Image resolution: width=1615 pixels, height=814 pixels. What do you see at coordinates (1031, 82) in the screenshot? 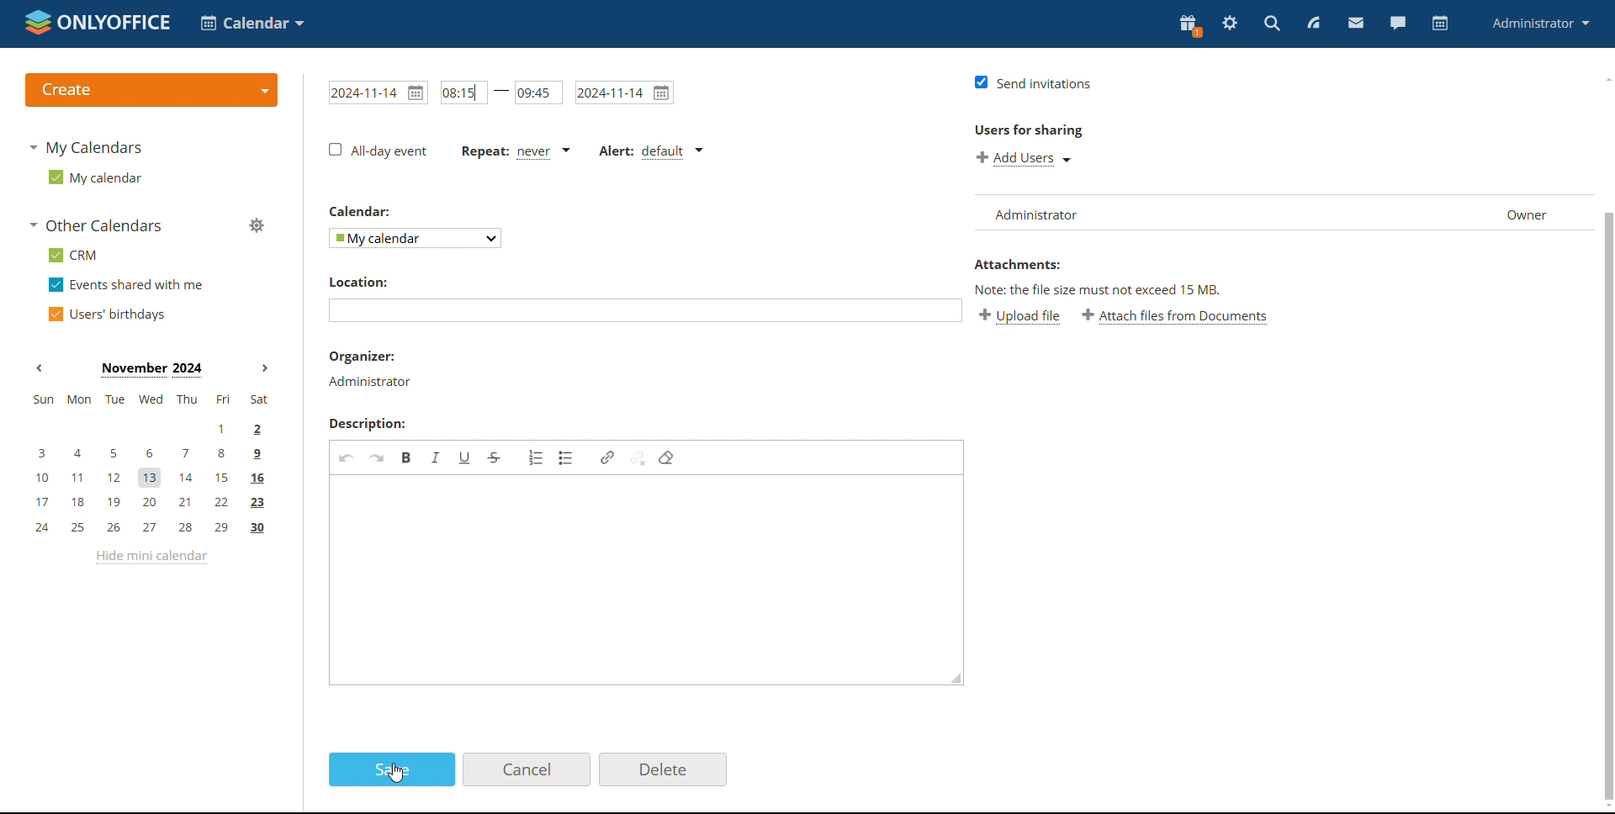
I see `send invitations` at bounding box center [1031, 82].